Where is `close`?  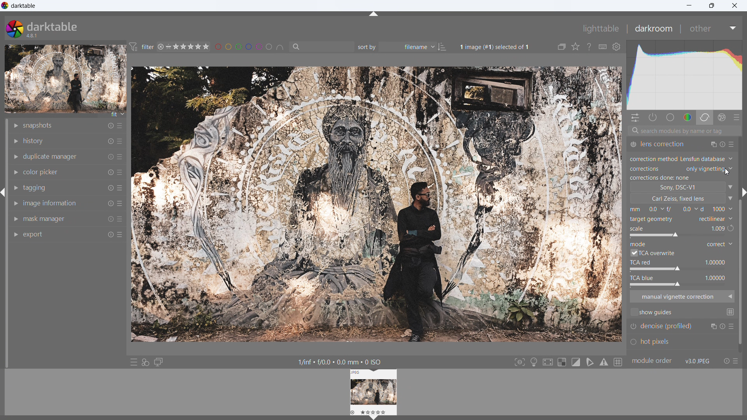
close is located at coordinates (734, 5).